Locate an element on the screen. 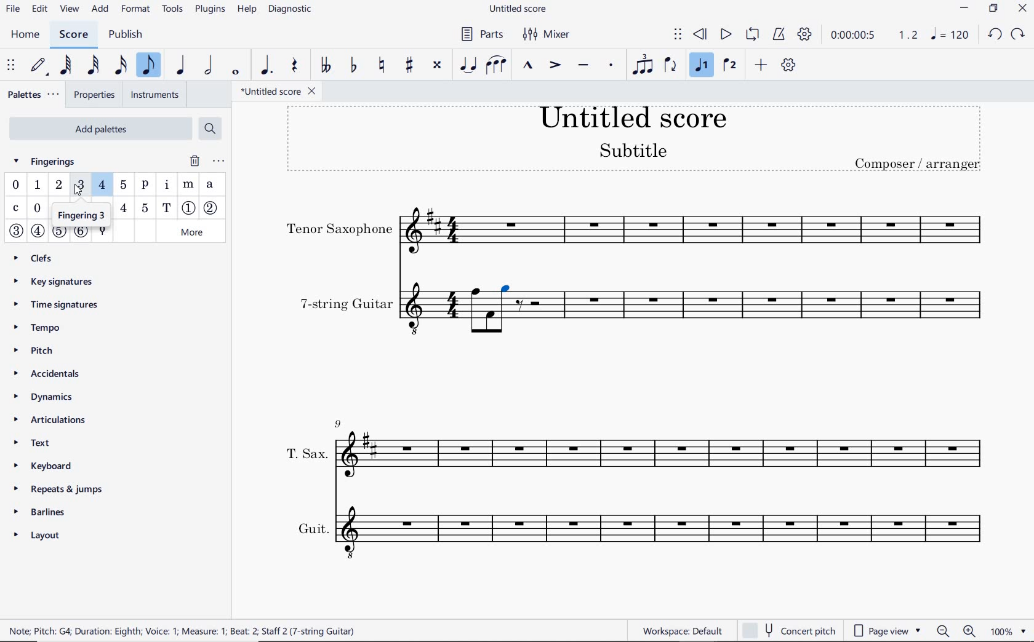  PLAYBACK SETTINGS is located at coordinates (804, 34).